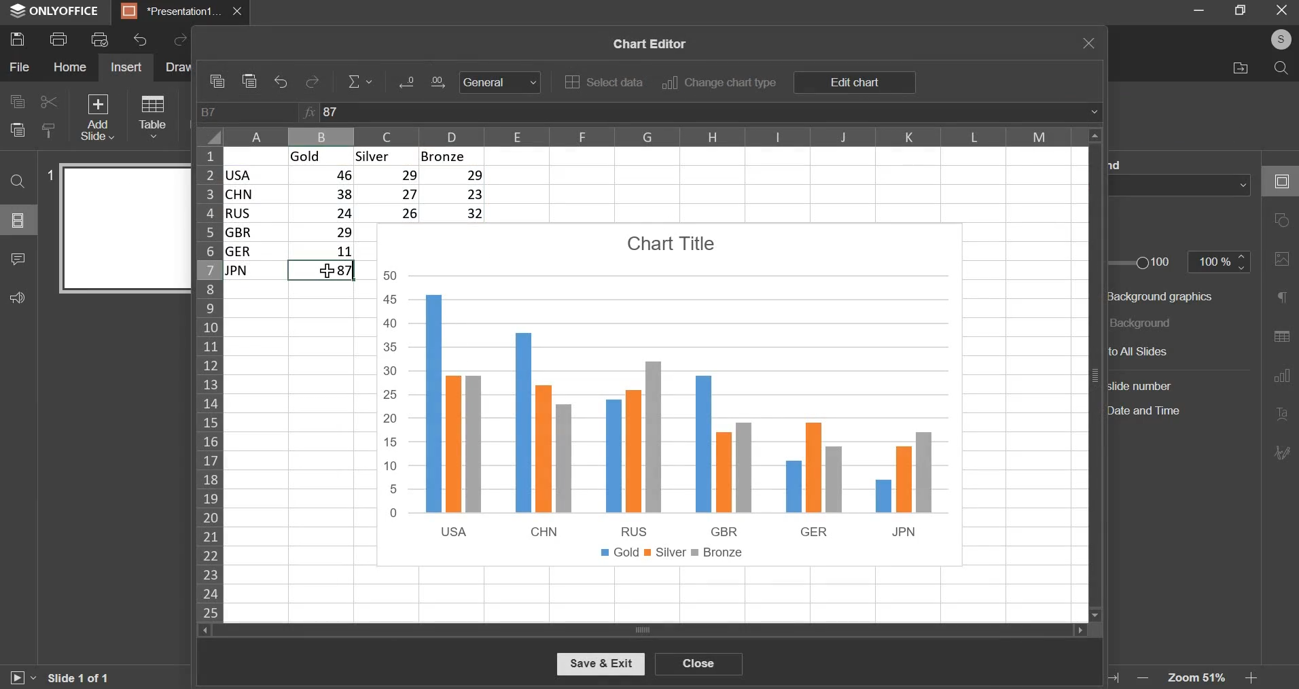 The height and width of the screenshot is (689, 1299). Describe the element at coordinates (18, 181) in the screenshot. I see `find` at that location.